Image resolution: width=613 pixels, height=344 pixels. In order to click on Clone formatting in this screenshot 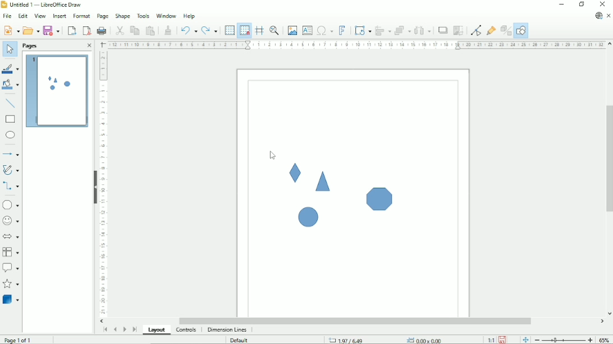, I will do `click(168, 30)`.